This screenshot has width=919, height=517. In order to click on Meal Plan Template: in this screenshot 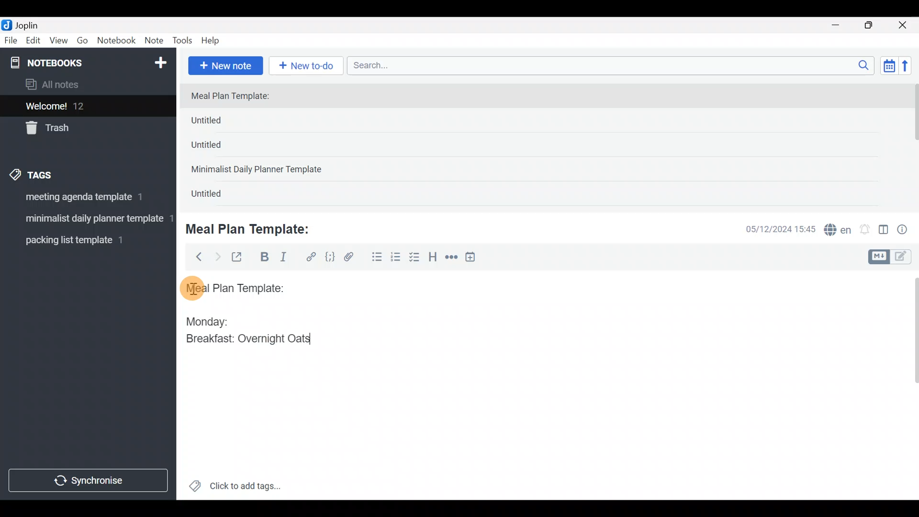, I will do `click(236, 97)`.